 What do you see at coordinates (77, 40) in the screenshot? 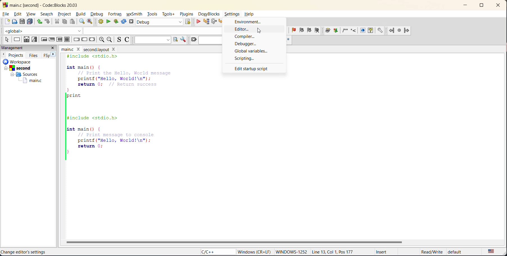
I see `break instruction` at bounding box center [77, 40].